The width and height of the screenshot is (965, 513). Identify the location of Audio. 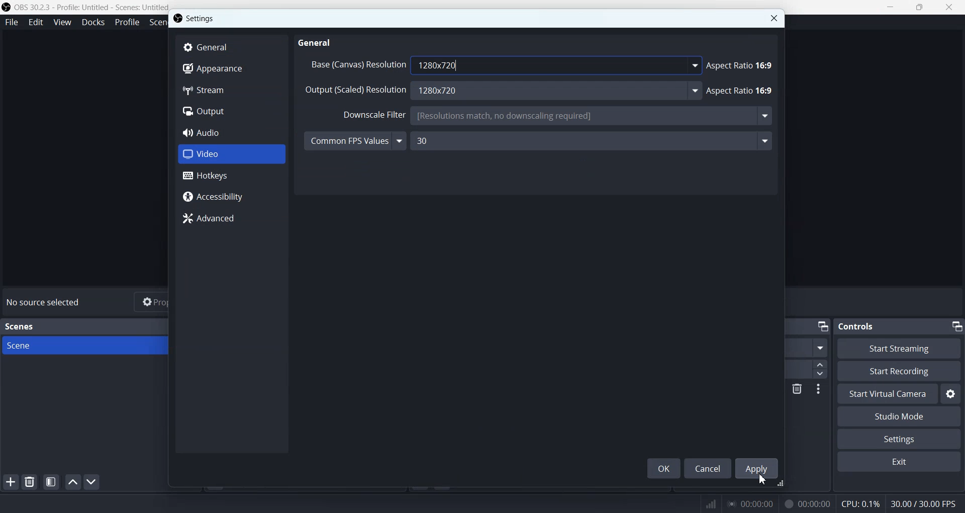
(231, 133).